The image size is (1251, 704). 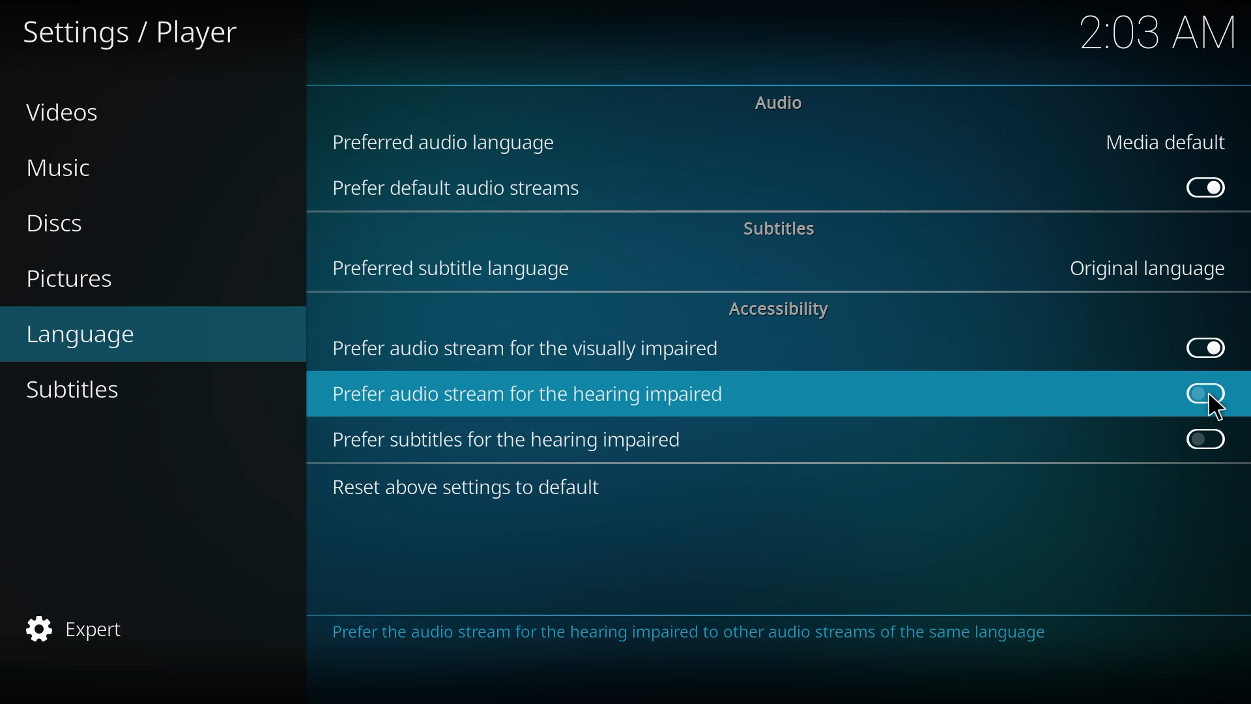 I want to click on expert, so click(x=82, y=626).